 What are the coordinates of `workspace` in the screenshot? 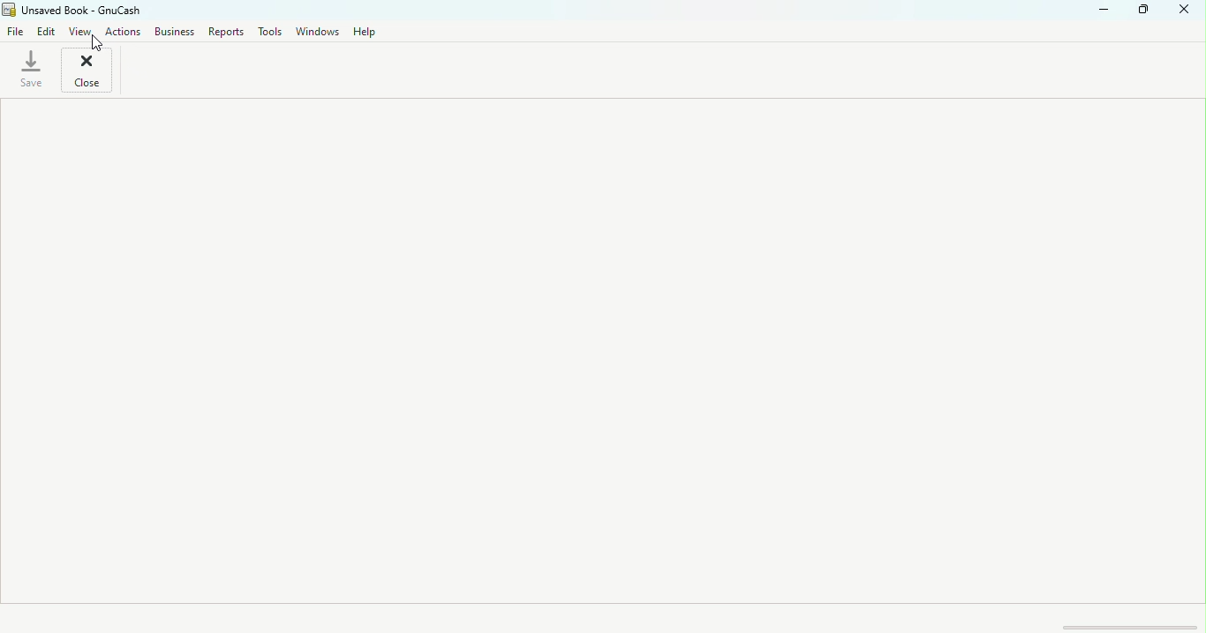 It's located at (599, 350).